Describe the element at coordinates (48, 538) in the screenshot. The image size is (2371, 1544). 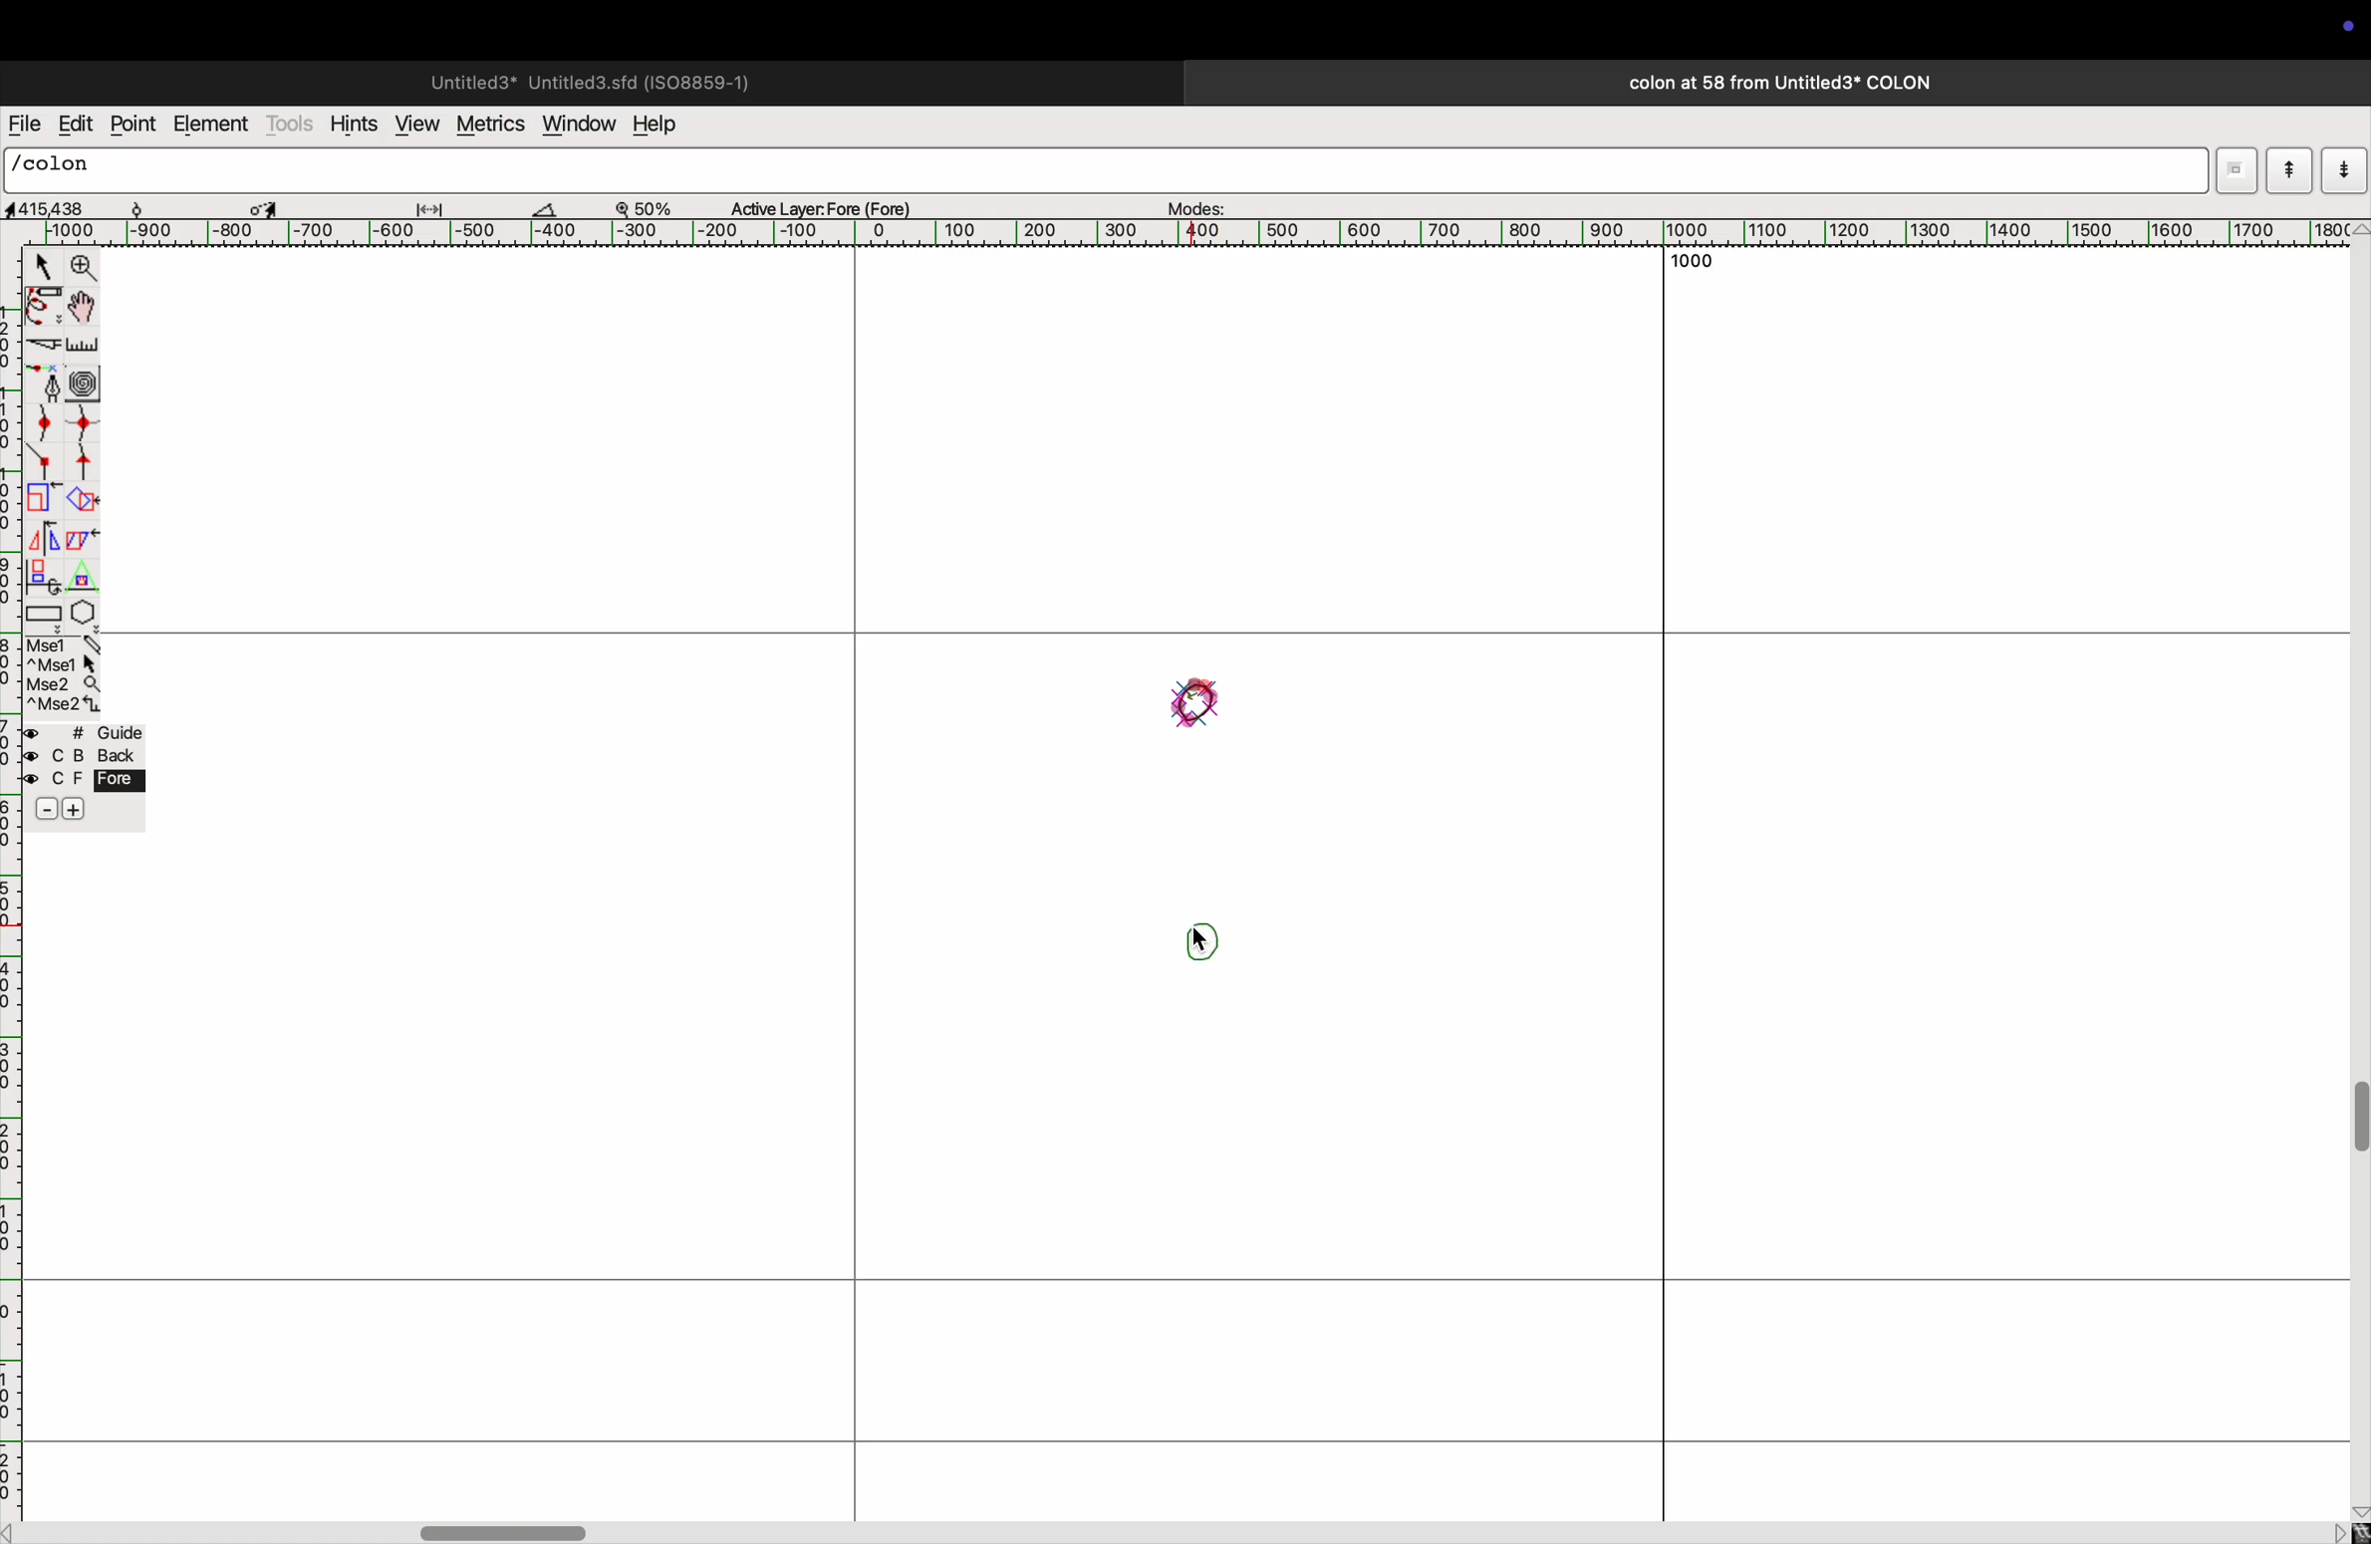
I see `mirror` at that location.